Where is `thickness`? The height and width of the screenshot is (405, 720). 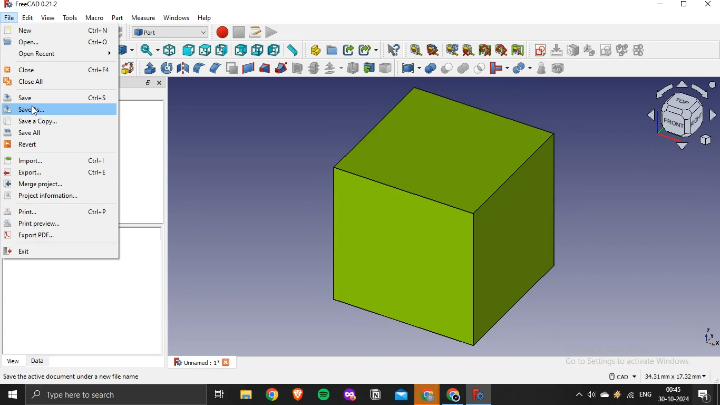 thickness is located at coordinates (352, 69).